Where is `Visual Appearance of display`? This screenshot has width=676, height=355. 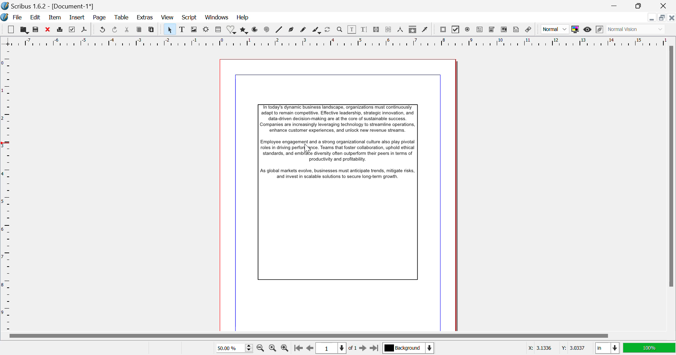
Visual Appearance of display is located at coordinates (635, 29).